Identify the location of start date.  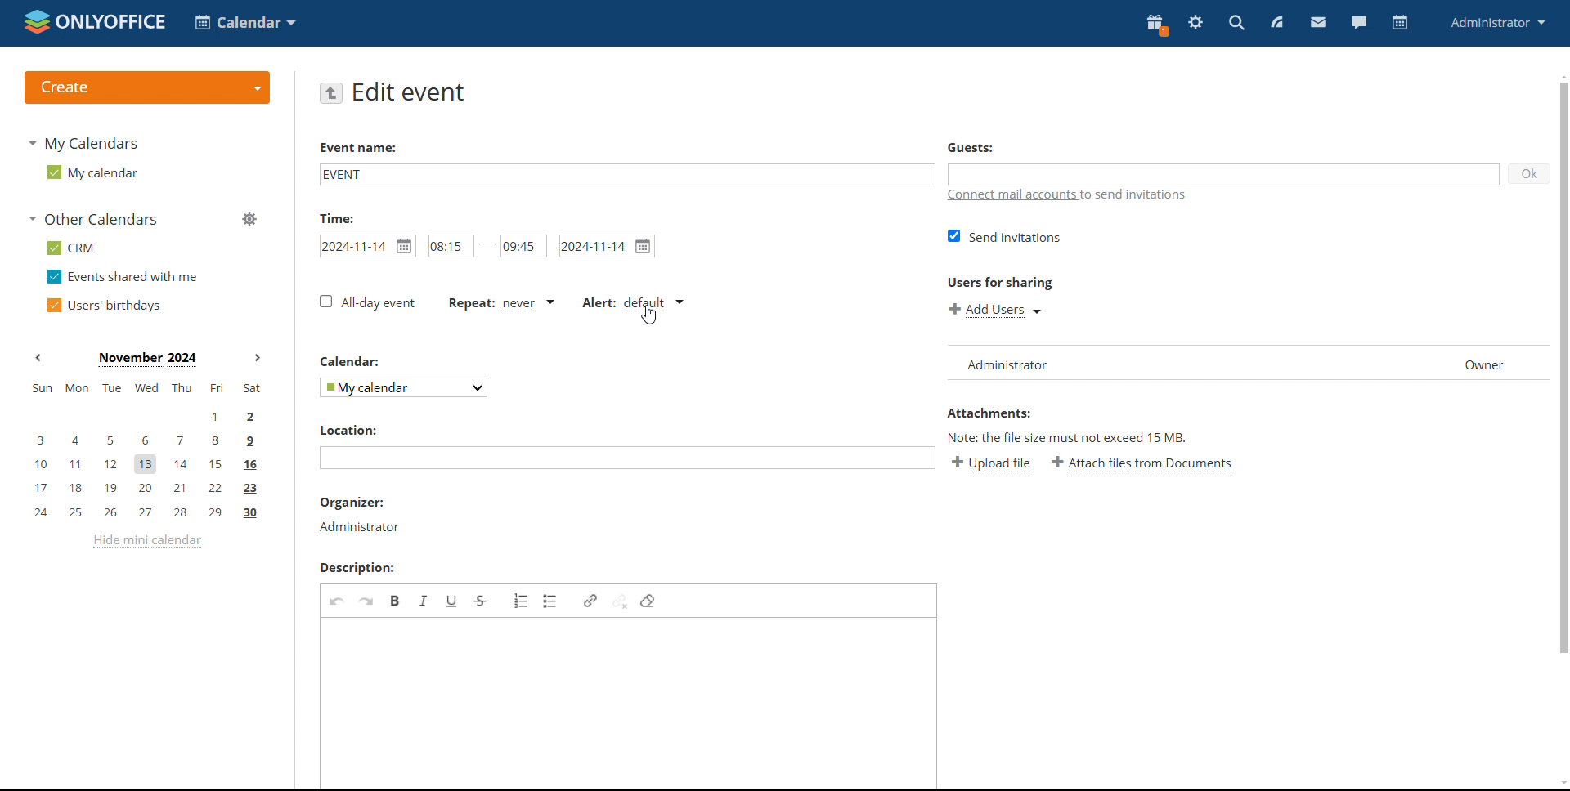
(366, 246).